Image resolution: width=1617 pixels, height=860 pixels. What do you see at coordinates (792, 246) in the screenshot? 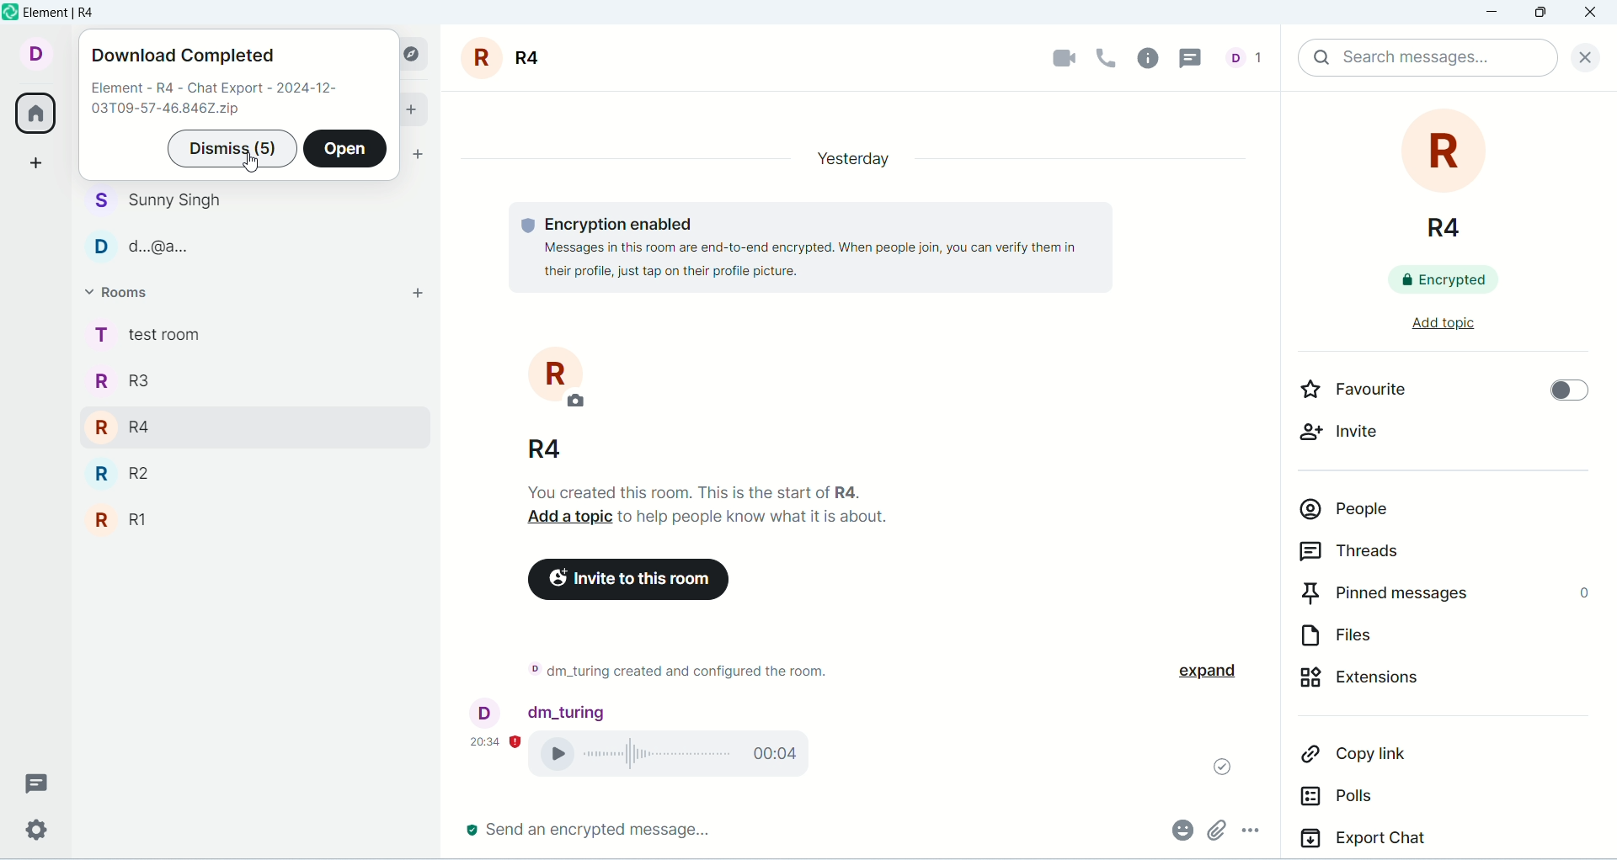
I see `text` at bounding box center [792, 246].